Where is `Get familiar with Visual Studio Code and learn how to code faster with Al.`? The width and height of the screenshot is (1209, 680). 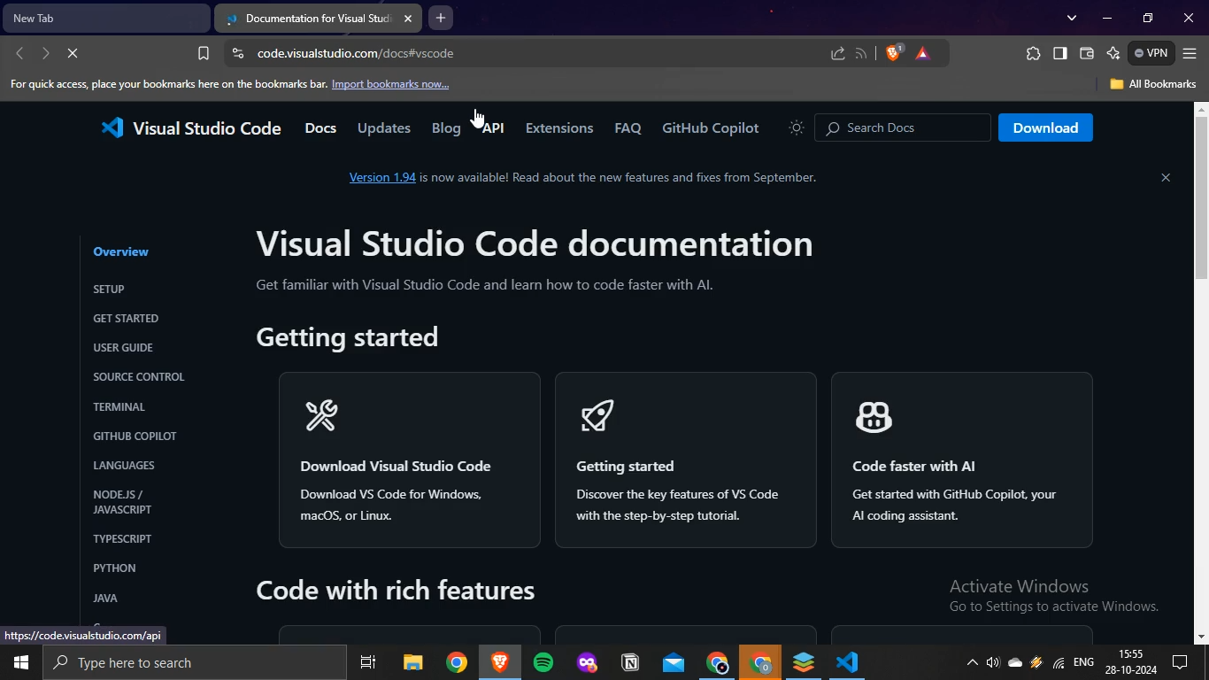
Get familiar with Visual Studio Code and learn how to code faster with Al. is located at coordinates (487, 286).